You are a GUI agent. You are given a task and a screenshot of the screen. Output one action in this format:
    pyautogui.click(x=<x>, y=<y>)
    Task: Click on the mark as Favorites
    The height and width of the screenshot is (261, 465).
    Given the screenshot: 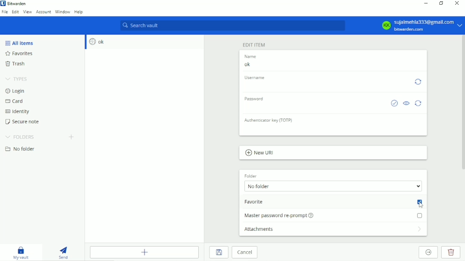 What is the action you would take?
    pyautogui.click(x=333, y=202)
    